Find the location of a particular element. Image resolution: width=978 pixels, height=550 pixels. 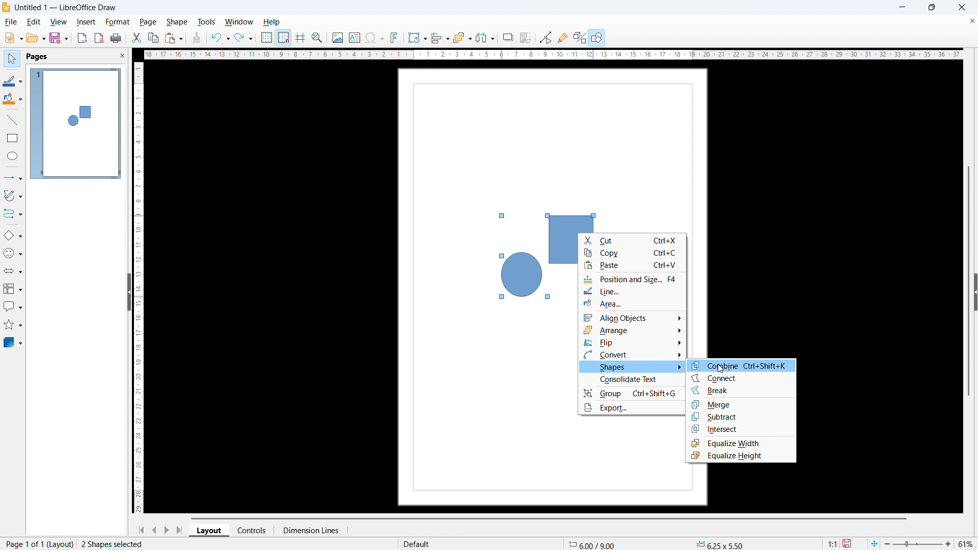

align objects is located at coordinates (633, 317).